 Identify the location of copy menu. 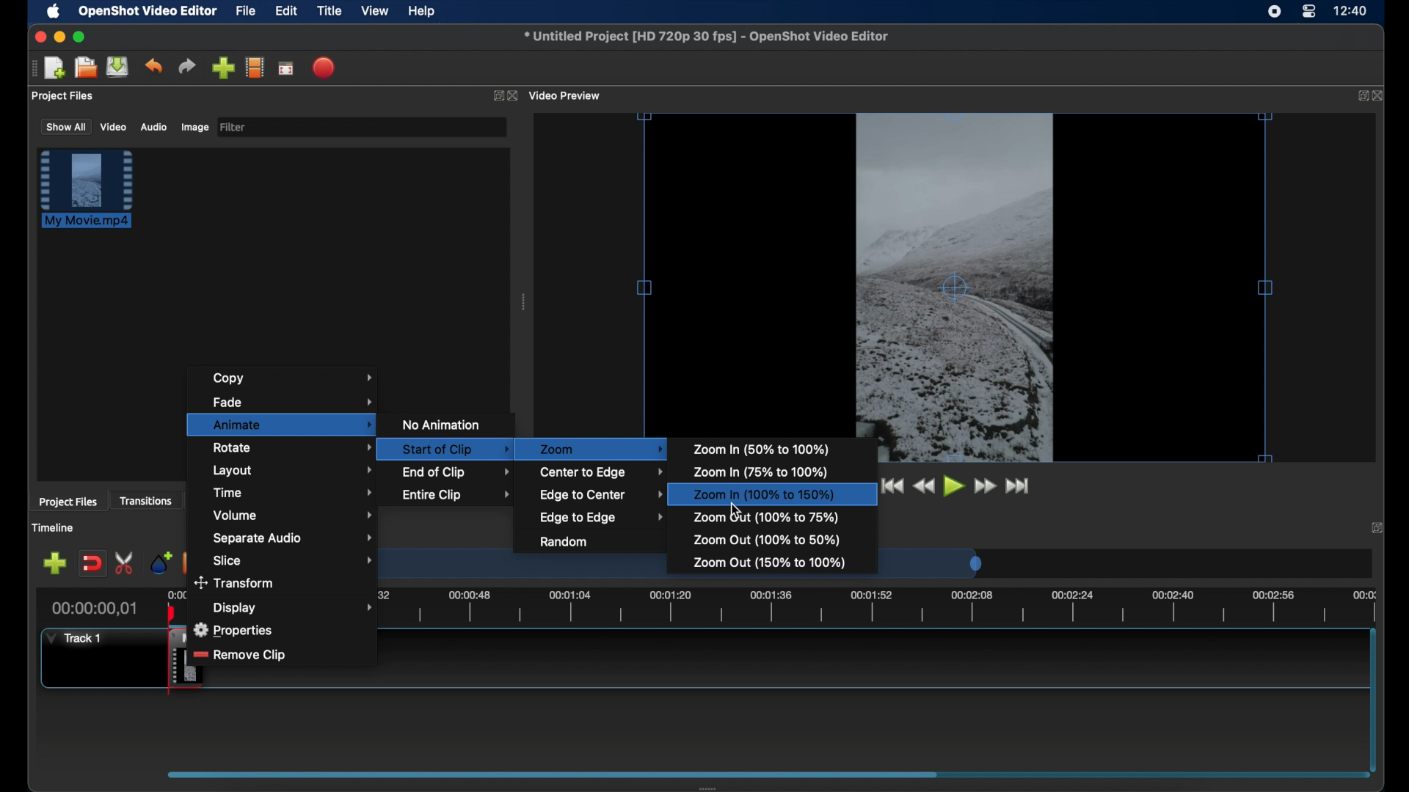
(297, 378).